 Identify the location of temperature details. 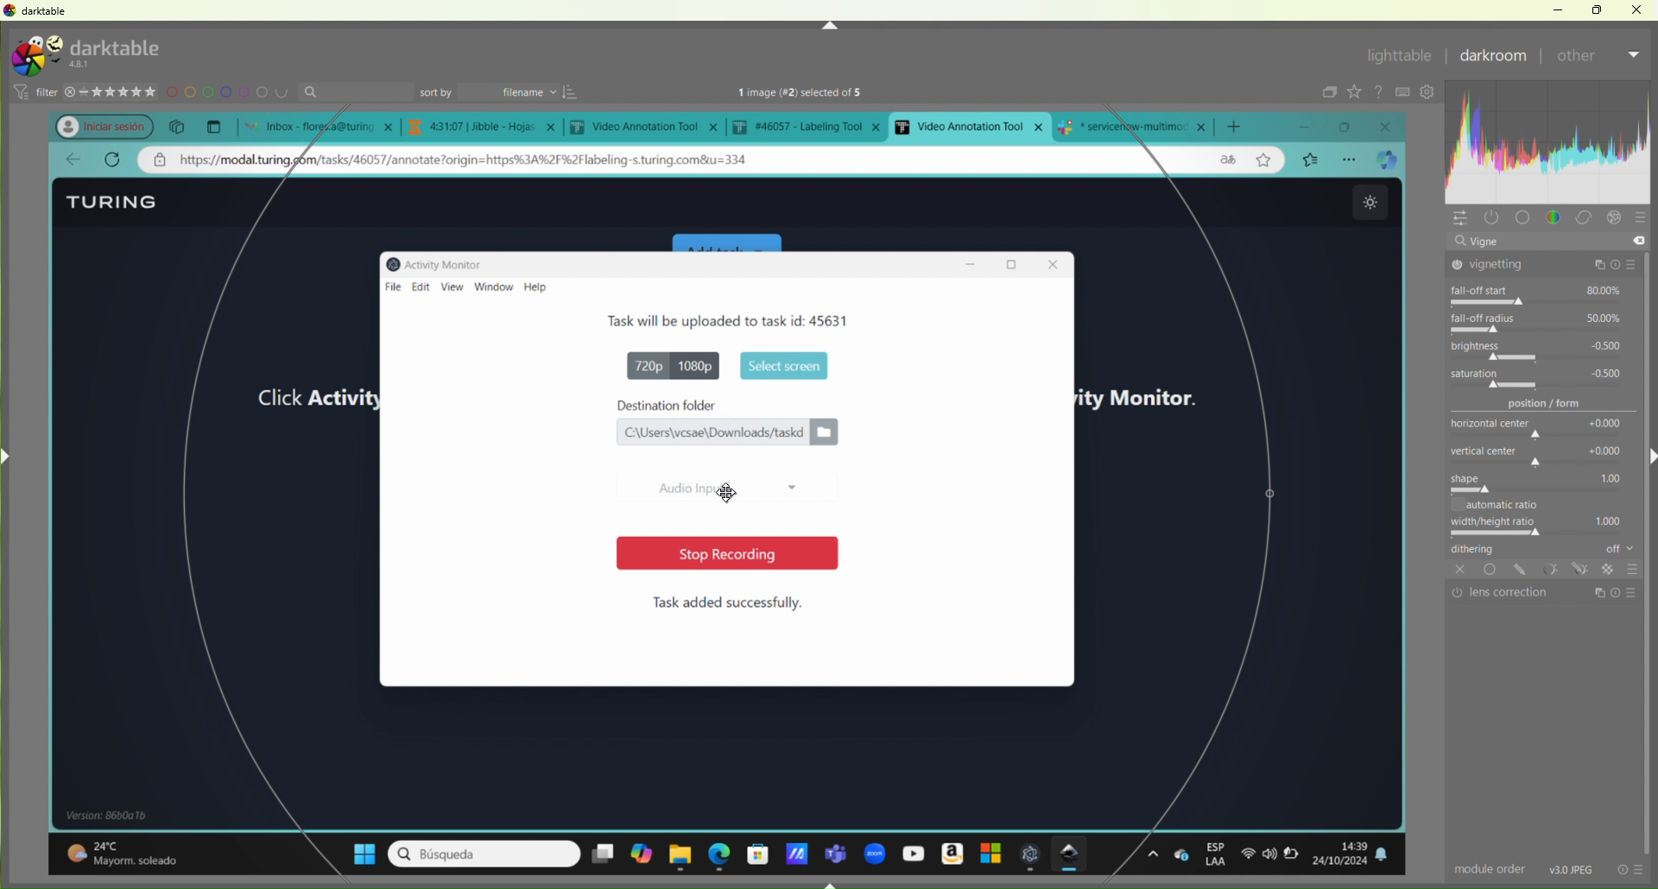
(132, 848).